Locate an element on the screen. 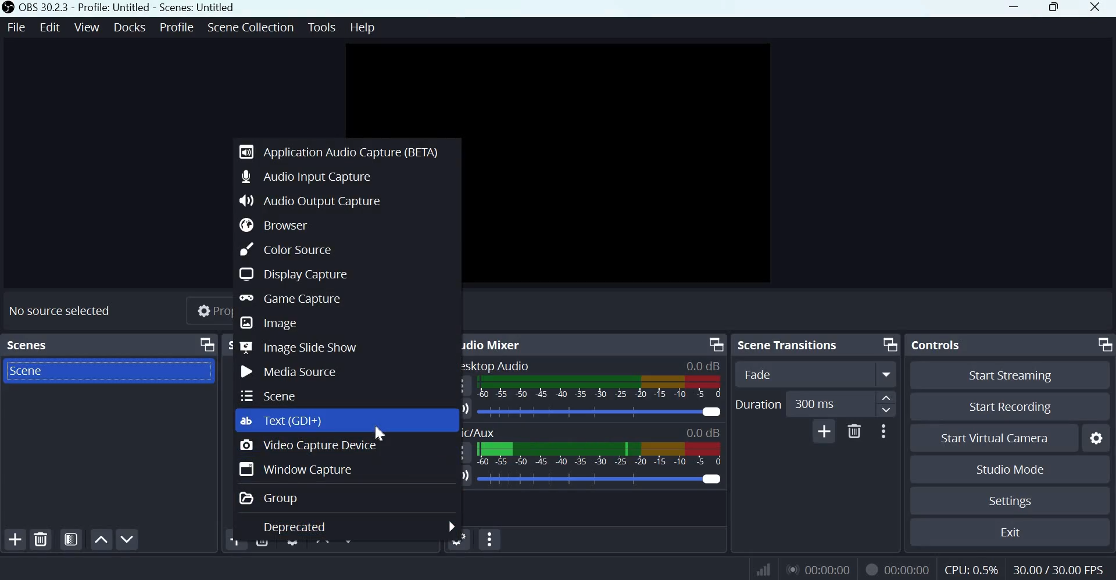 The width and height of the screenshot is (1116, 580). window capture is located at coordinates (298, 469).